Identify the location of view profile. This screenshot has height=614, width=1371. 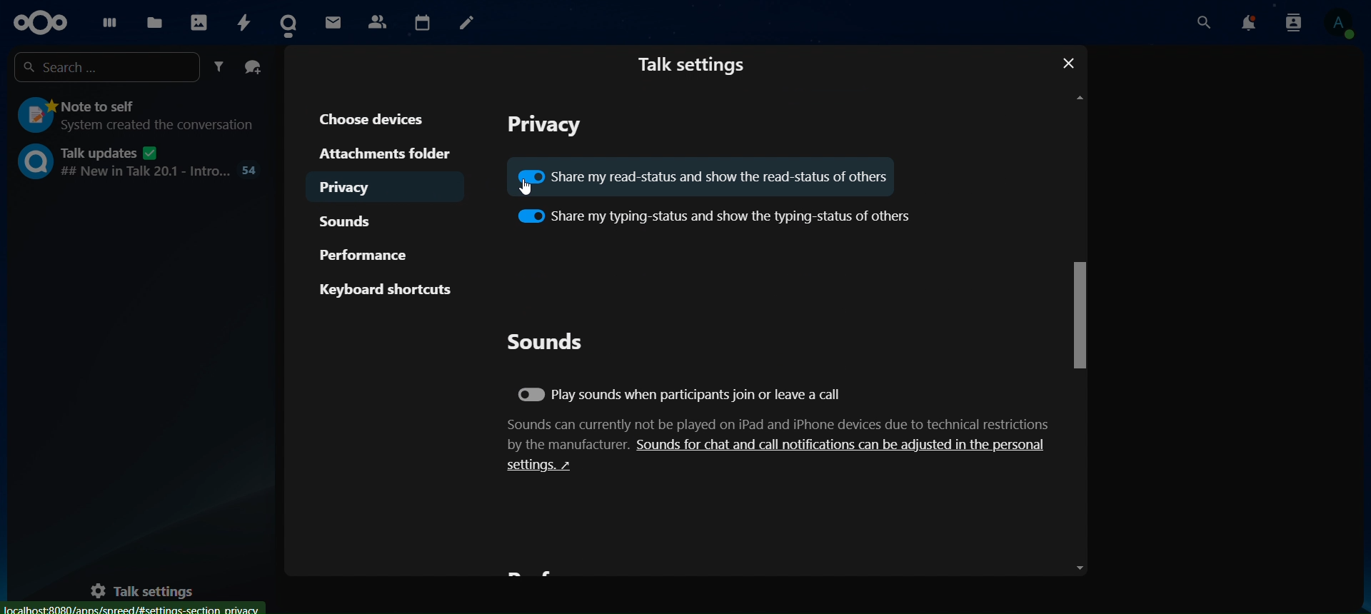
(1340, 24).